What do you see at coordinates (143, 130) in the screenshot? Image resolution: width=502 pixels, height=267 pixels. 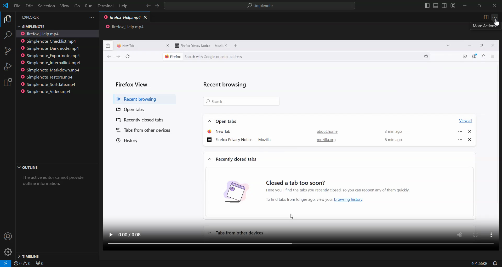 I see `Tabs from other devices` at bounding box center [143, 130].